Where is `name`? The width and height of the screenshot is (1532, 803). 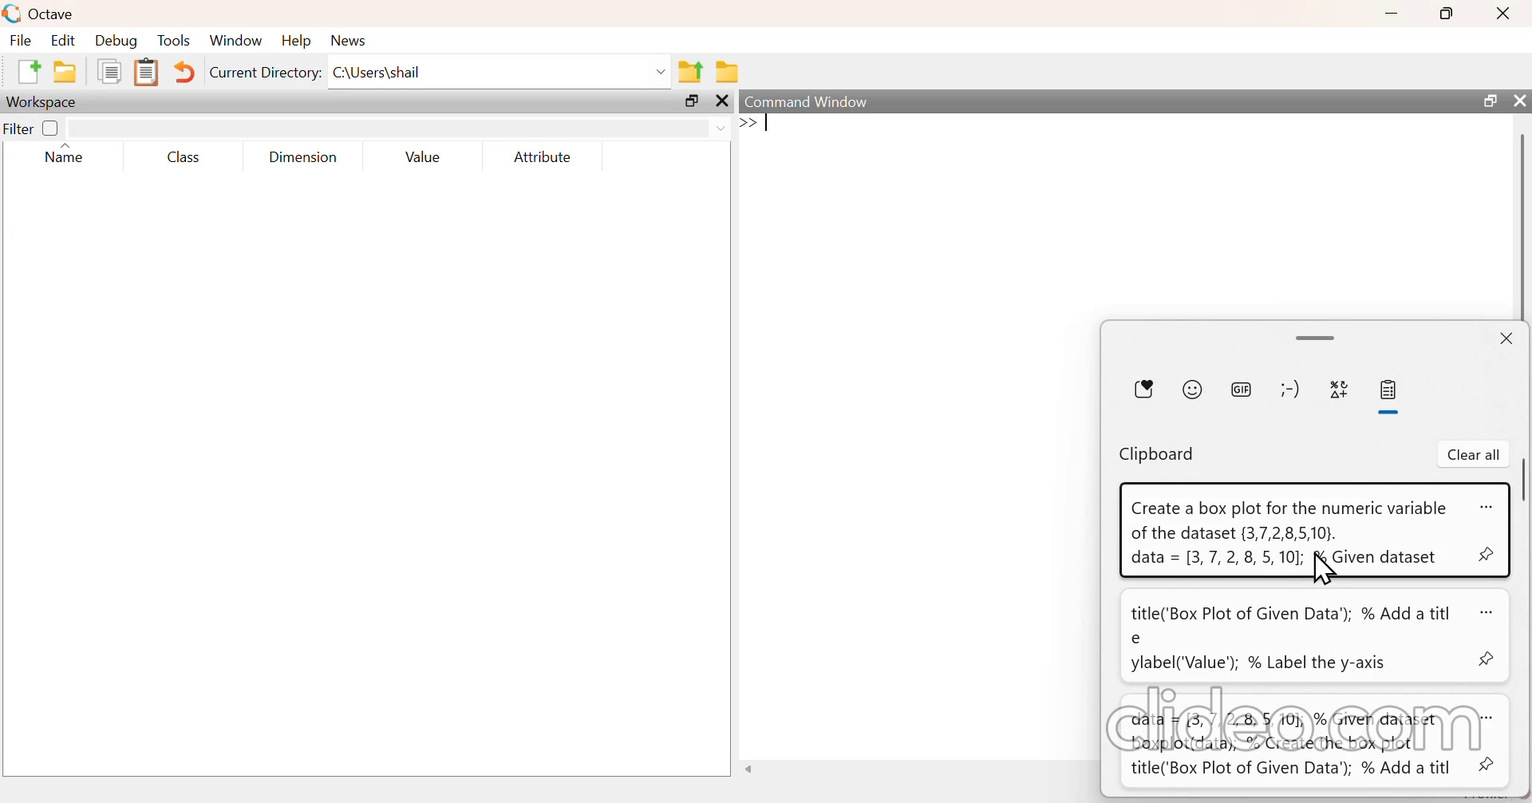 name is located at coordinates (61, 157).